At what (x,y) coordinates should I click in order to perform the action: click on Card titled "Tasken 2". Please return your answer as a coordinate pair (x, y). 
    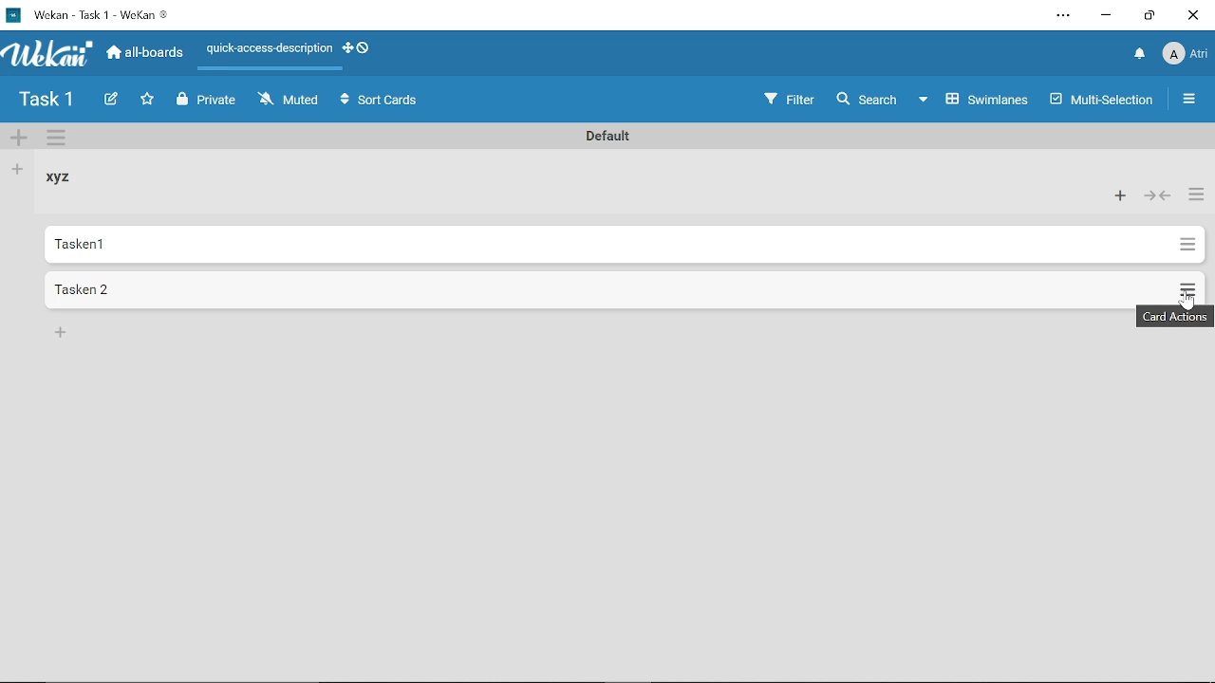
    Looking at the image, I should click on (605, 288).